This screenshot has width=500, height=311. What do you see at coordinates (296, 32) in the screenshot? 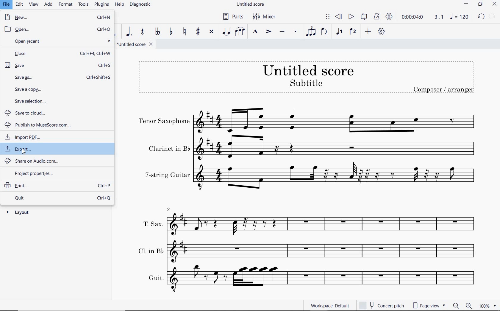
I see `STACCATO` at bounding box center [296, 32].